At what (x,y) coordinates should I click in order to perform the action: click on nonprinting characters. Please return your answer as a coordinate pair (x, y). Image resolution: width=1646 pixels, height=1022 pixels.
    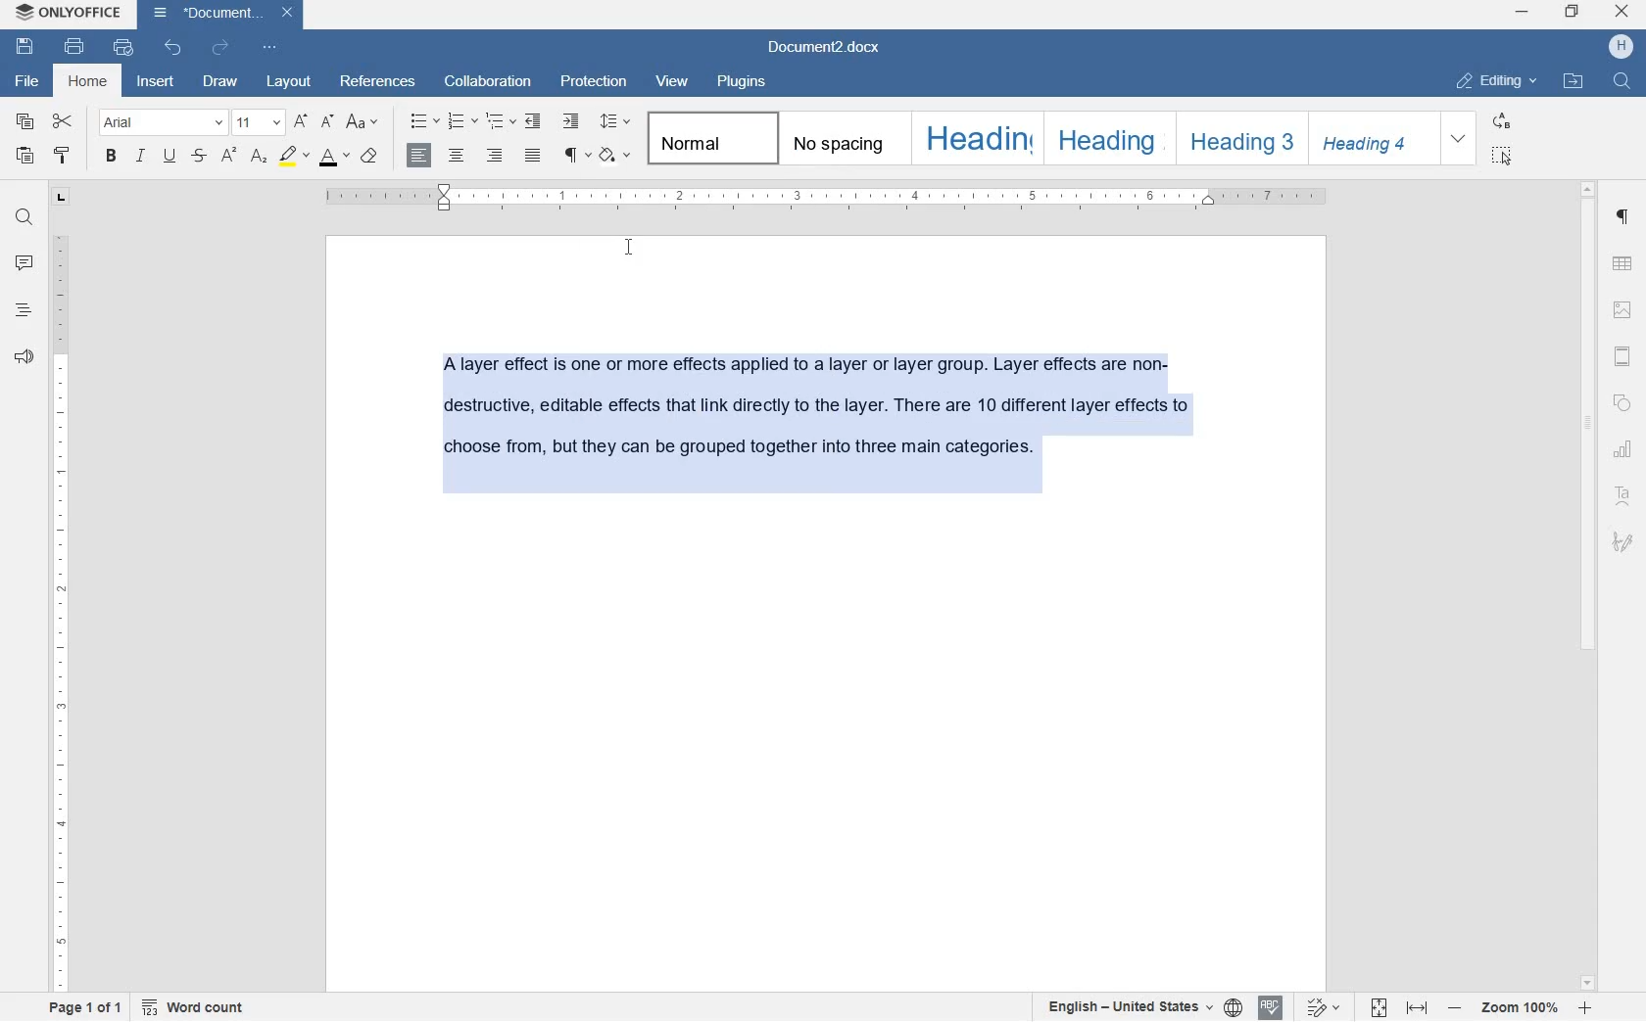
    Looking at the image, I should click on (575, 154).